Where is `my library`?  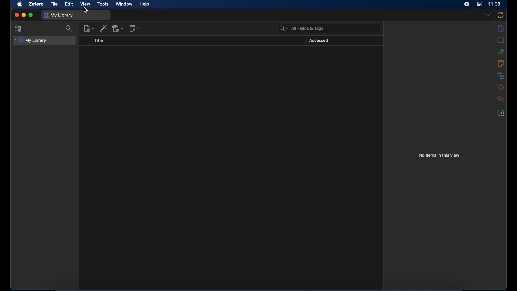
my library is located at coordinates (59, 15).